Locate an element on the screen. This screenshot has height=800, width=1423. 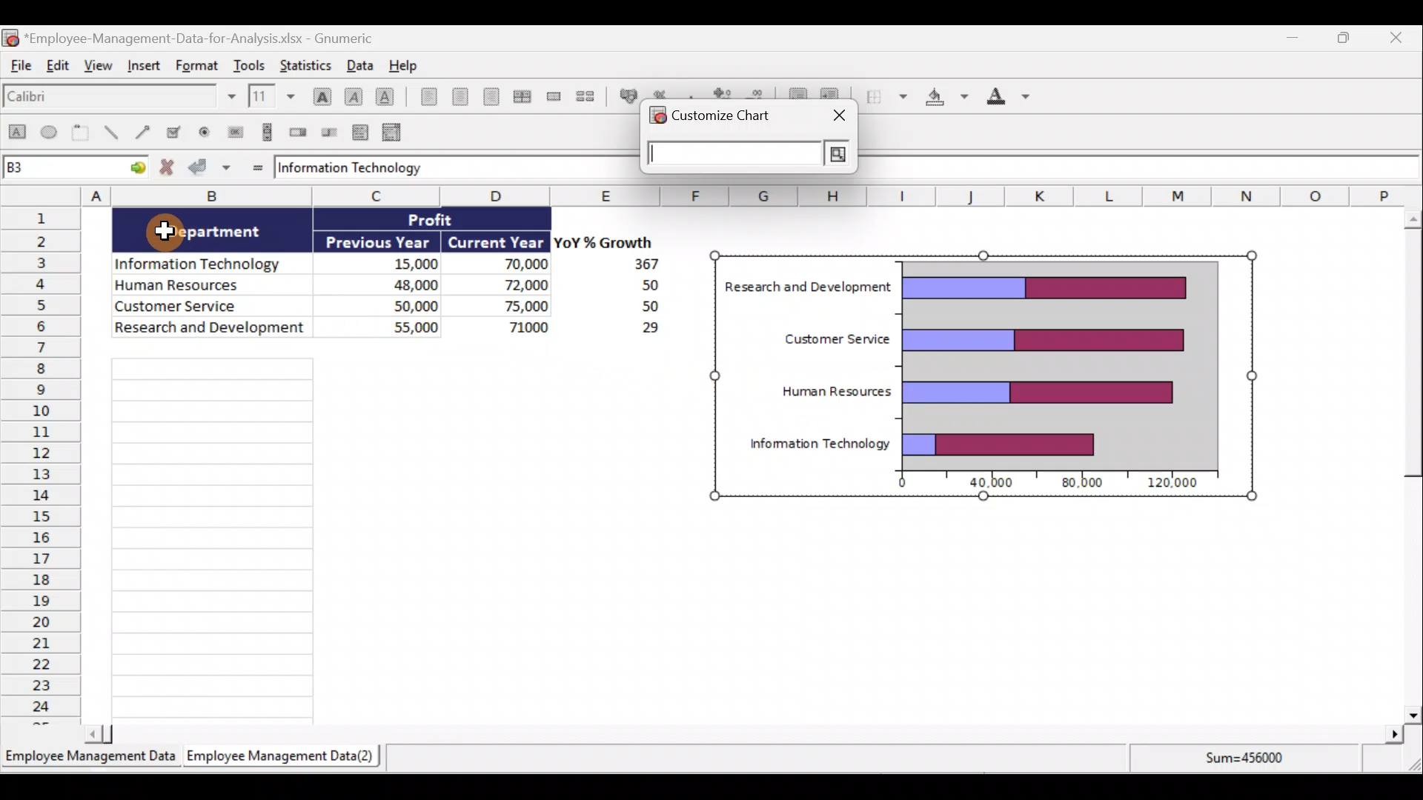
Decrease indent, align contents to the left is located at coordinates (796, 91).